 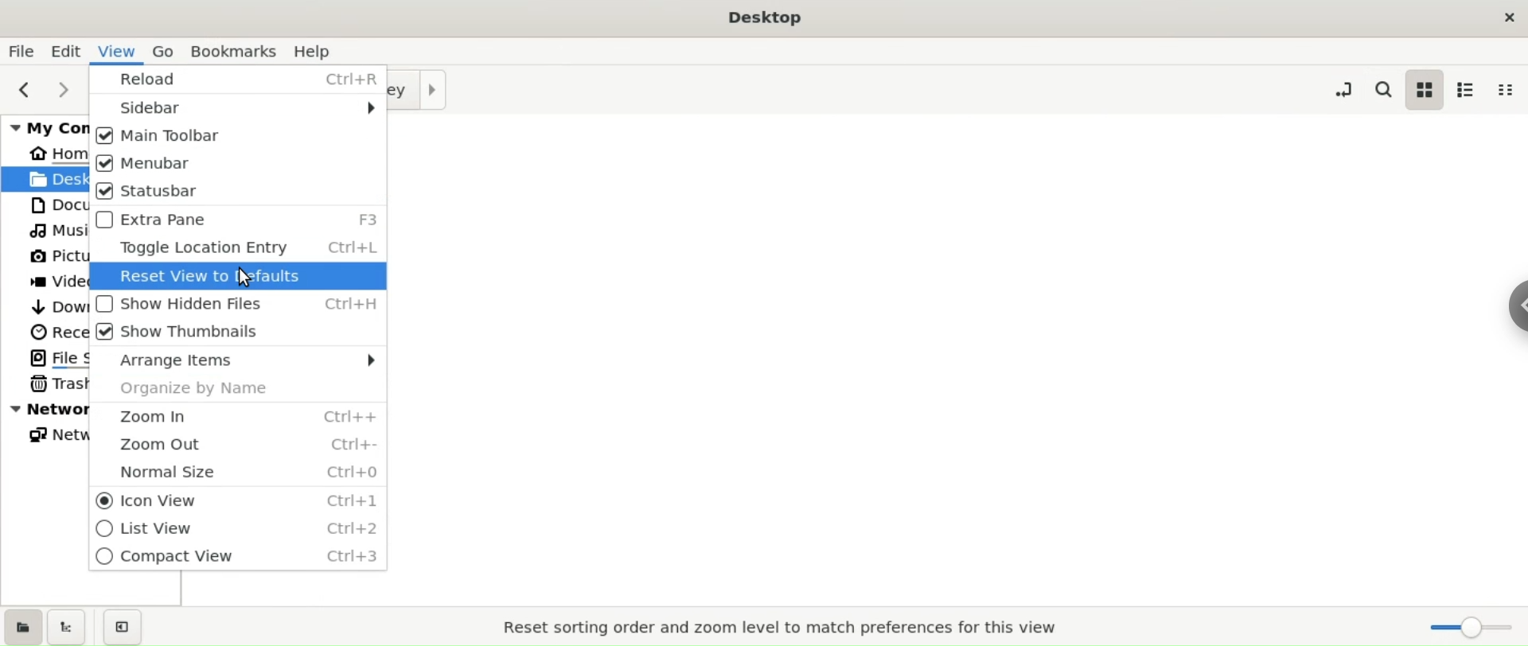 I want to click on list view, so click(x=1468, y=88).